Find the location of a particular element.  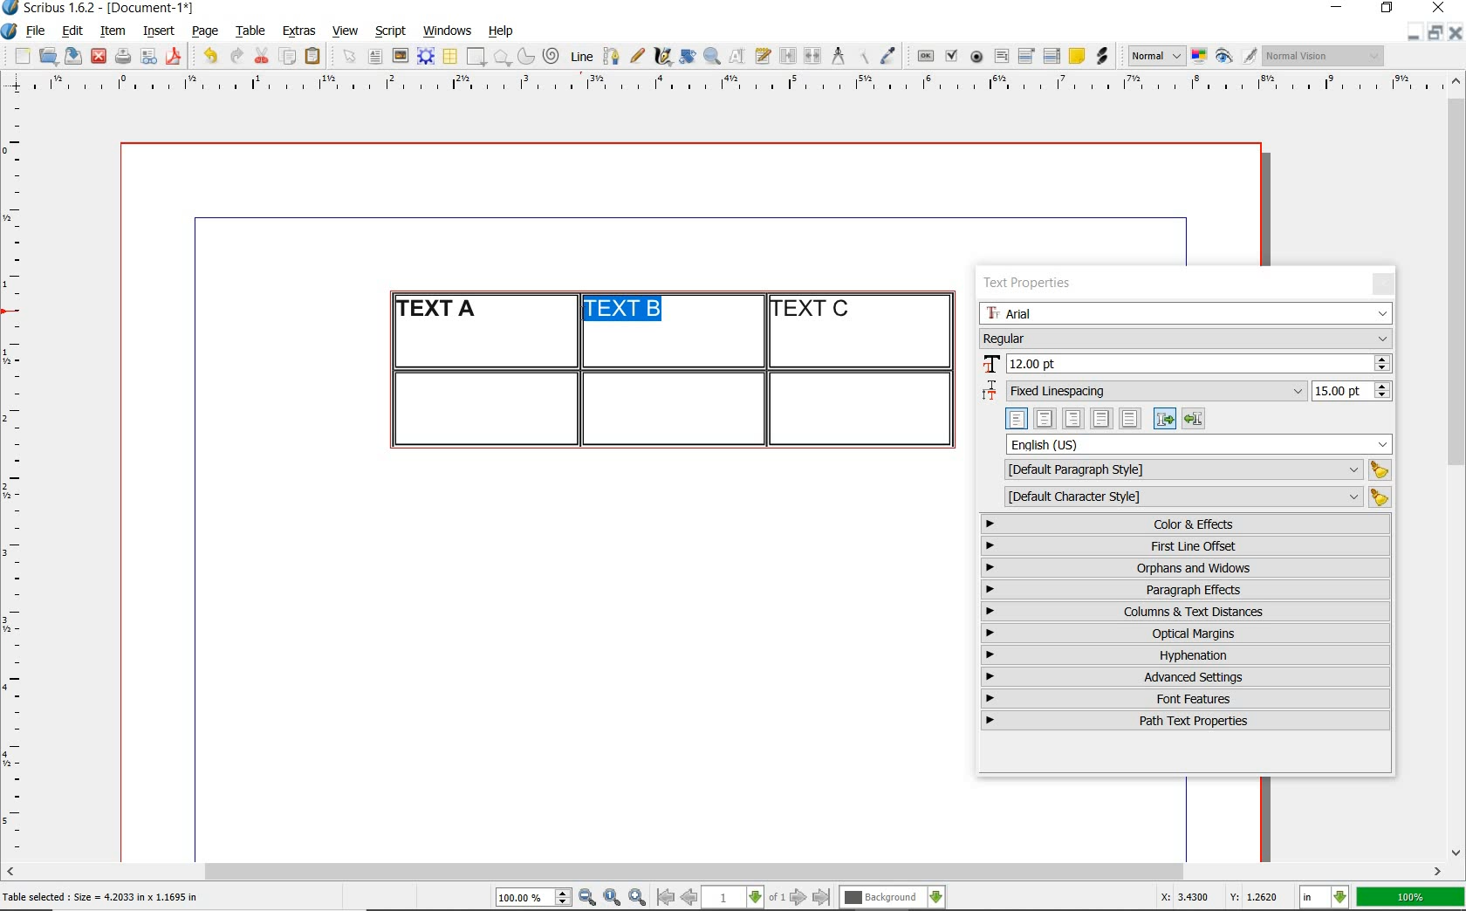

help is located at coordinates (499, 32).